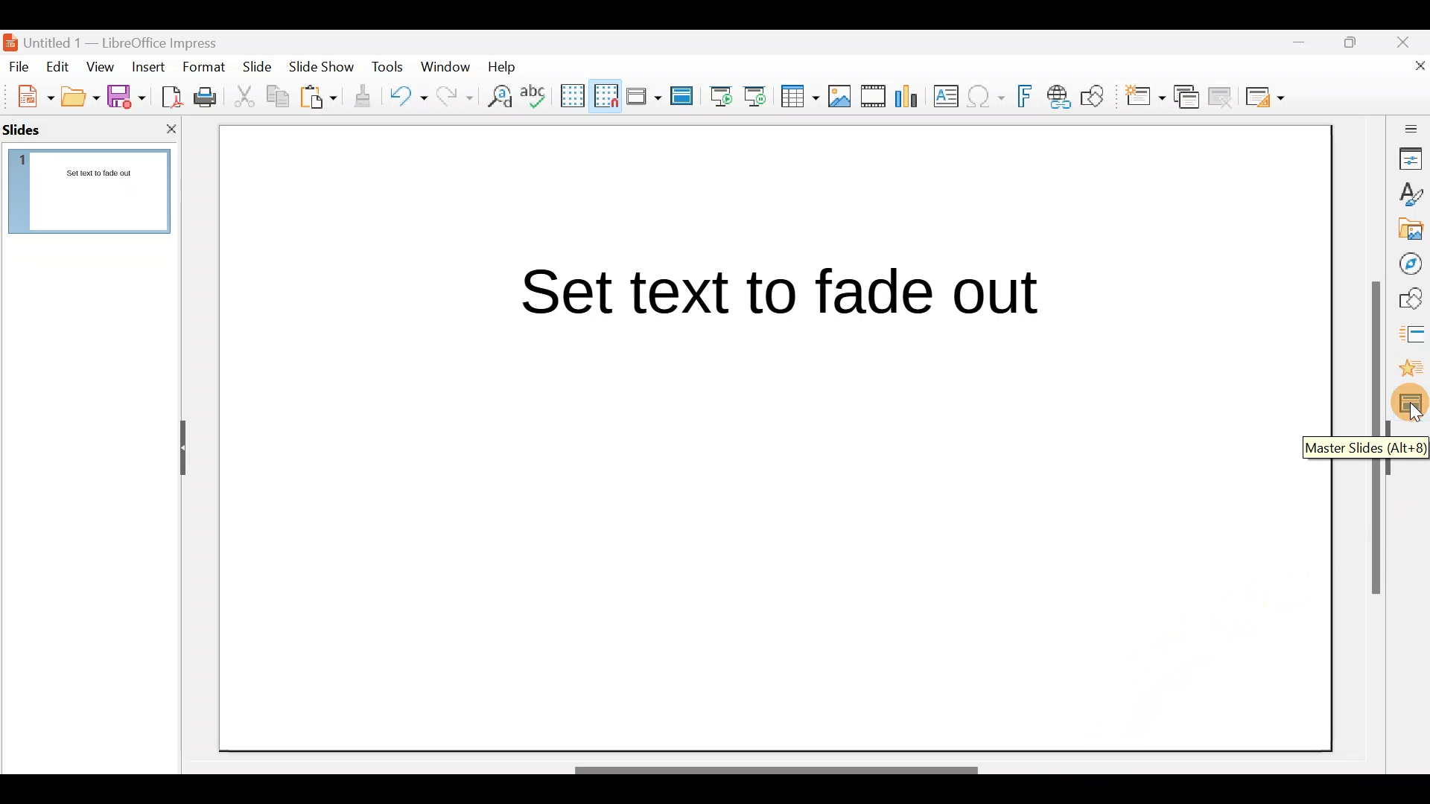  Describe the element at coordinates (276, 97) in the screenshot. I see `Copy` at that location.